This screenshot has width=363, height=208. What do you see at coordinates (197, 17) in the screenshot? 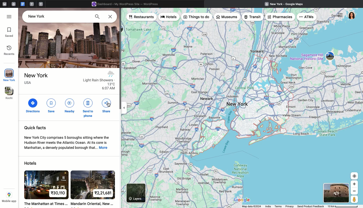
I see `Things to do` at bounding box center [197, 17].